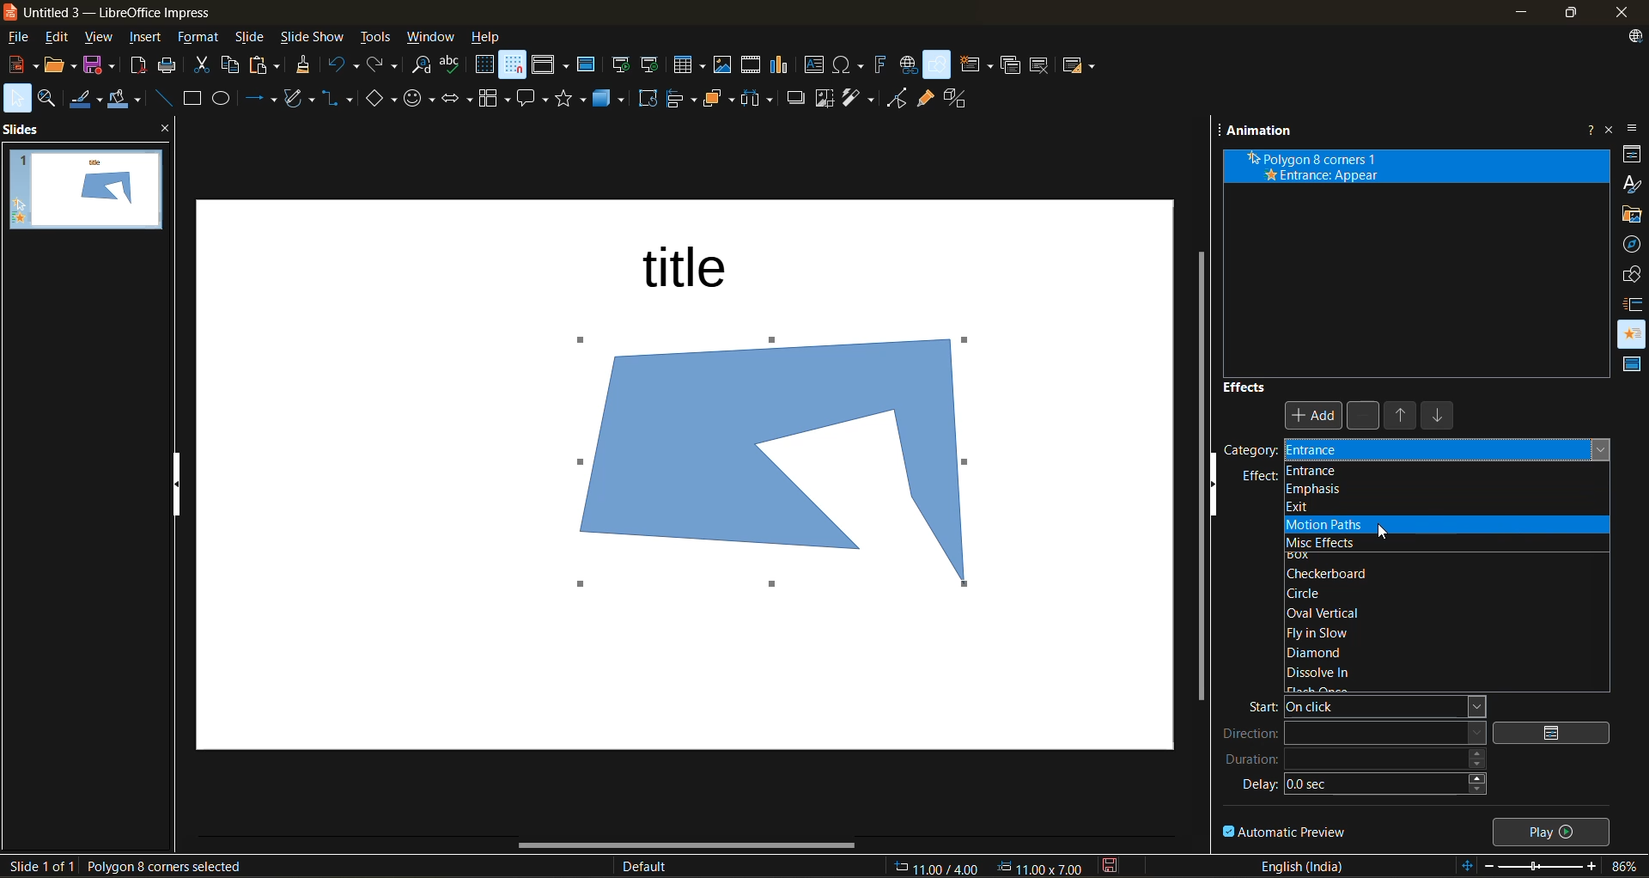 This screenshot has height=878, width=1649. Describe the element at coordinates (339, 99) in the screenshot. I see `connectors` at that location.